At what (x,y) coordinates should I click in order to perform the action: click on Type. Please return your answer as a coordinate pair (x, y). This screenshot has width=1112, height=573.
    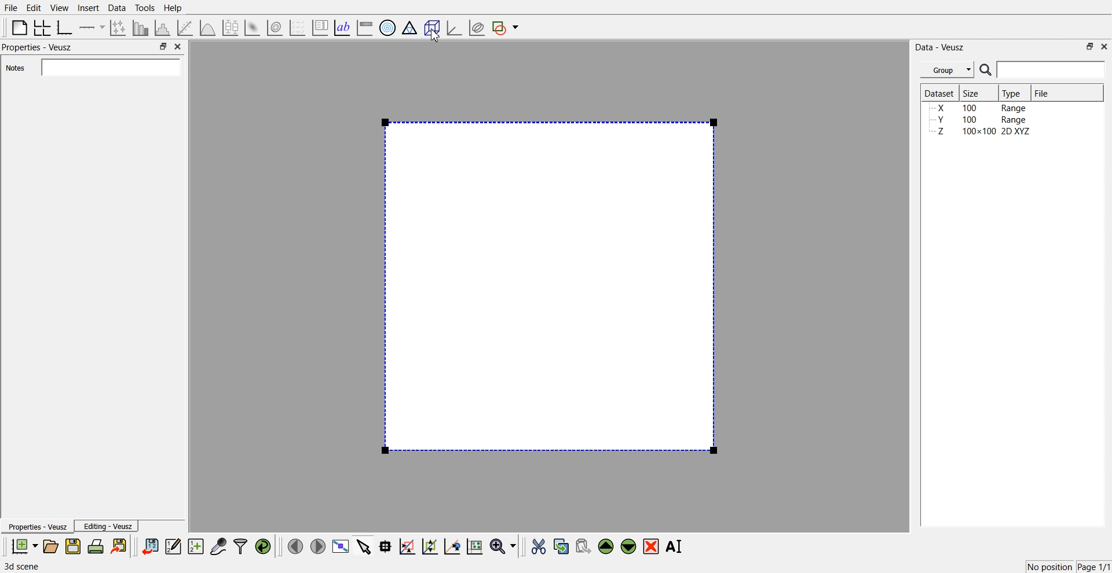
    Looking at the image, I should click on (1013, 93).